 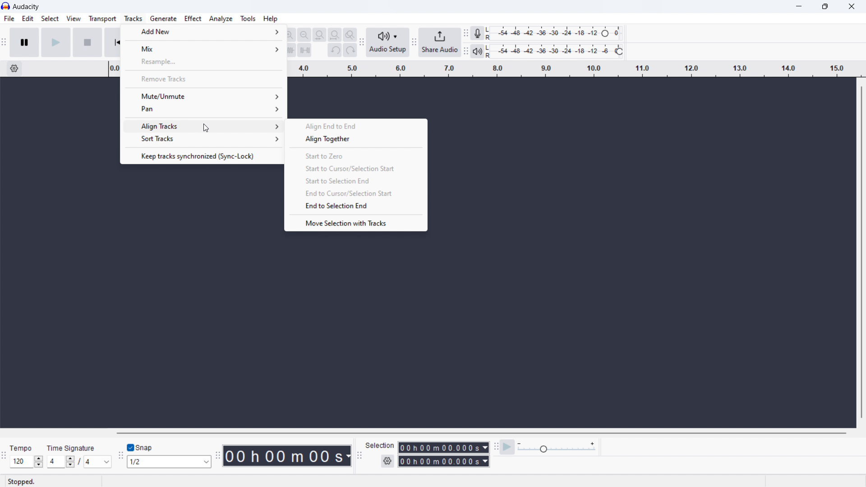 What do you see at coordinates (357, 169) in the screenshot?
I see `start to cursor/selection start` at bounding box center [357, 169].